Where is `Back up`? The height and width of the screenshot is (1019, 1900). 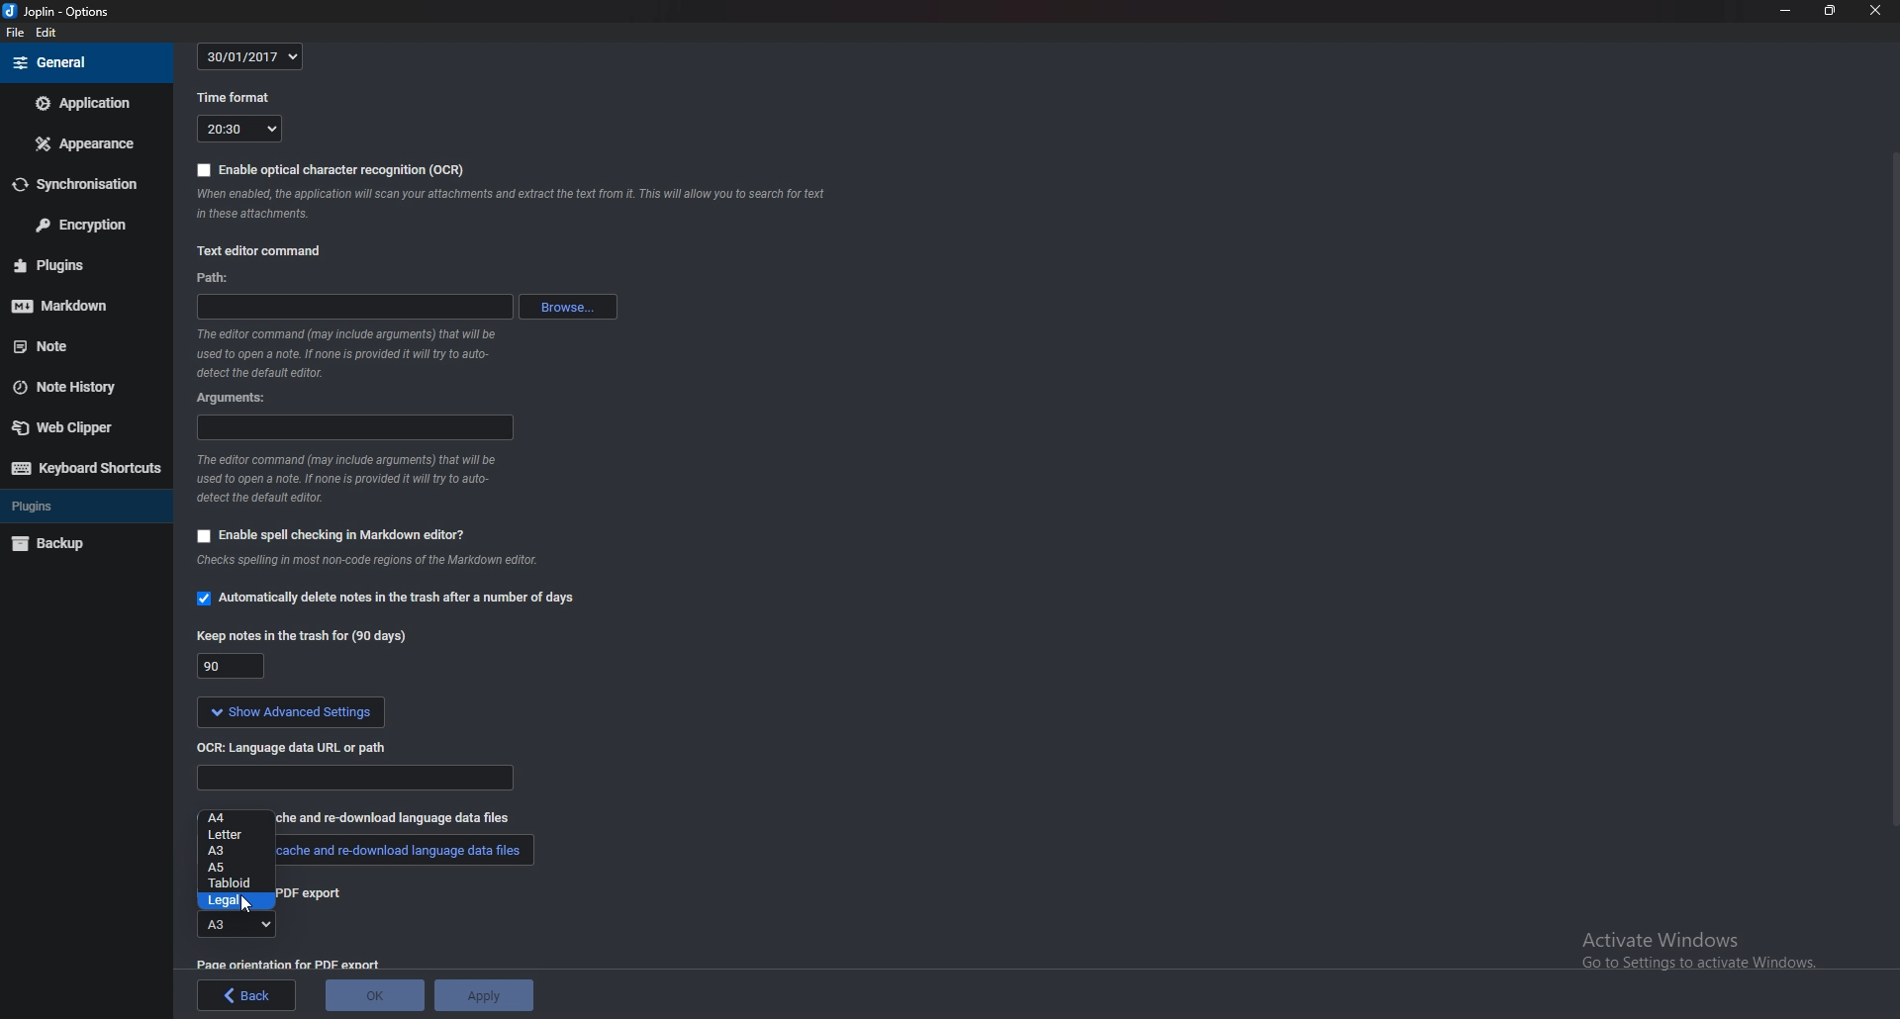 Back up is located at coordinates (86, 545).